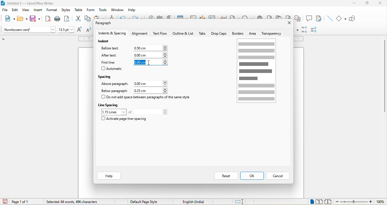  What do you see at coordinates (52, 11) in the screenshot?
I see `format` at bounding box center [52, 11].